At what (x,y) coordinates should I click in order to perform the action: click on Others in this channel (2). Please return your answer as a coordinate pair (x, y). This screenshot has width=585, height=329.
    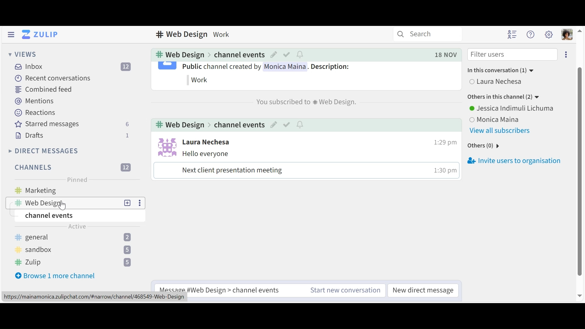
    Looking at the image, I should click on (508, 97).